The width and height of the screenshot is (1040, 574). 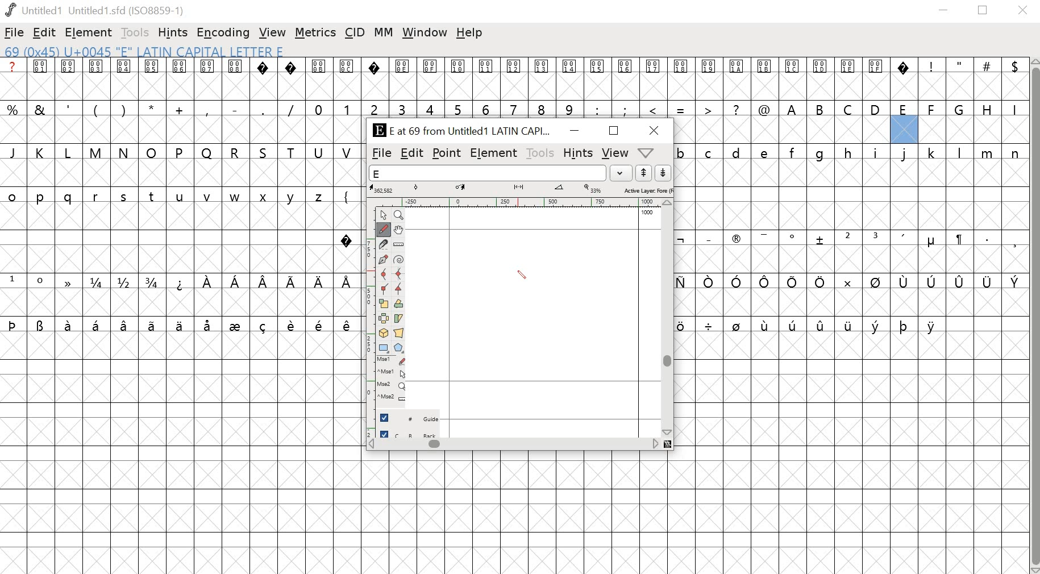 I want to click on special character, so click(x=350, y=238).